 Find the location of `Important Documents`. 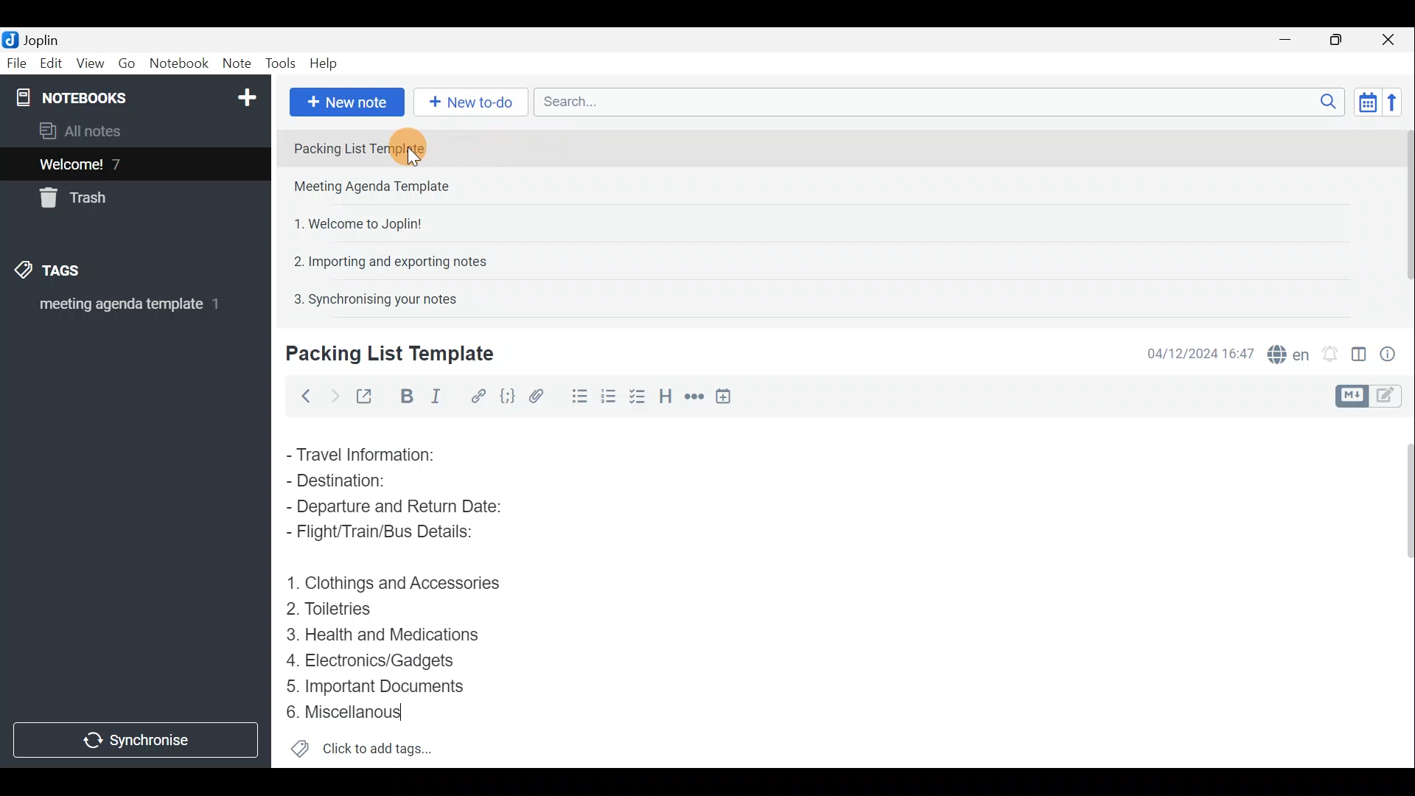

Important Documents is located at coordinates (379, 685).